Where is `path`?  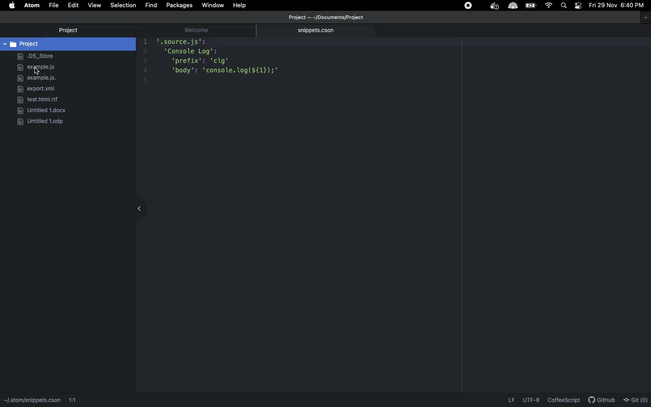
path is located at coordinates (32, 400).